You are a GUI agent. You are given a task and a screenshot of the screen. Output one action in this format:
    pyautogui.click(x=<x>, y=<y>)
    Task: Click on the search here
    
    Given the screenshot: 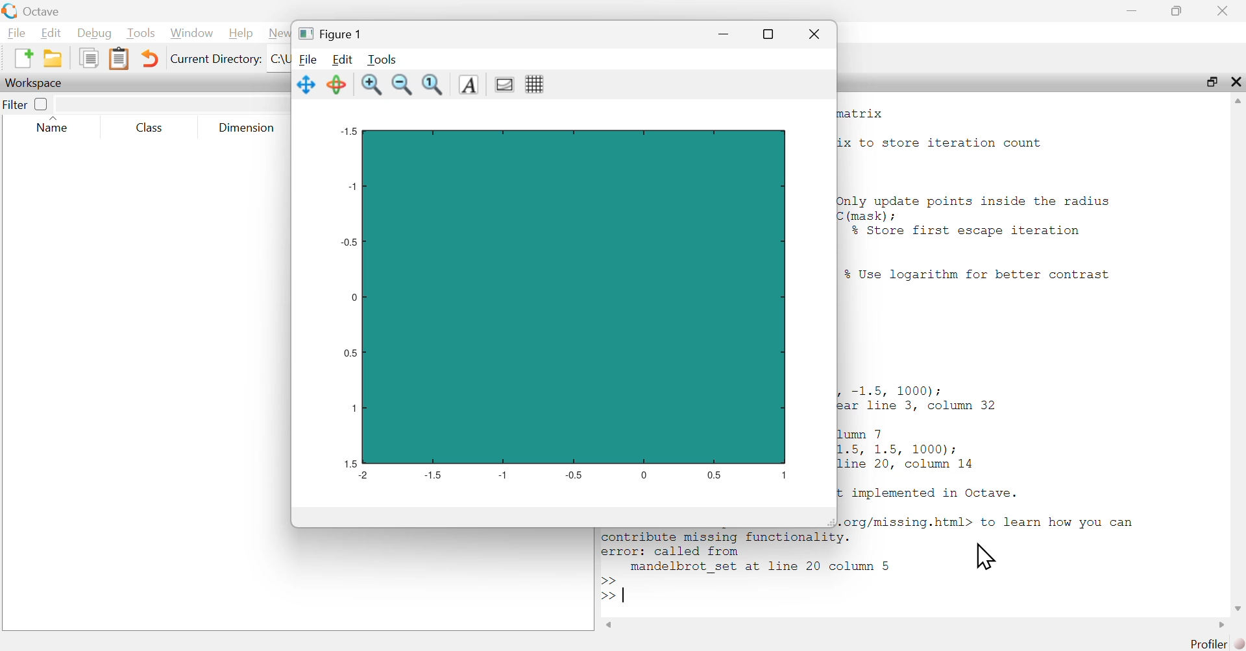 What is the action you would take?
    pyautogui.click(x=171, y=102)
    